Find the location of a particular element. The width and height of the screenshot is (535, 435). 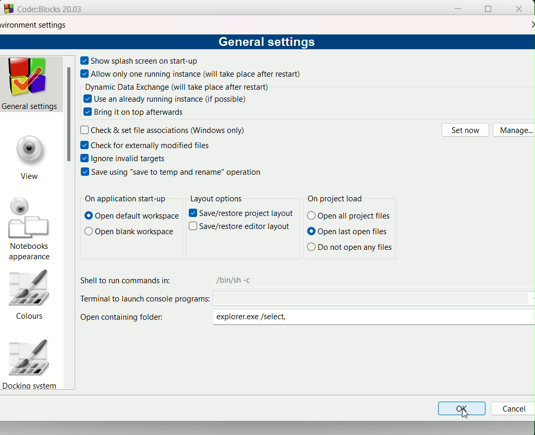

text is located at coordinates (267, 43).